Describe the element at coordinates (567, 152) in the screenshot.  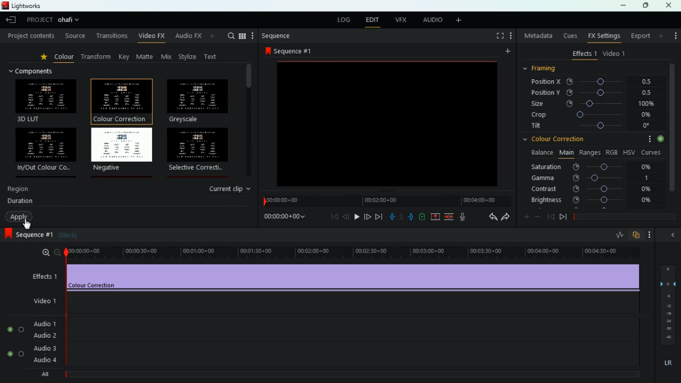
I see `main` at that location.